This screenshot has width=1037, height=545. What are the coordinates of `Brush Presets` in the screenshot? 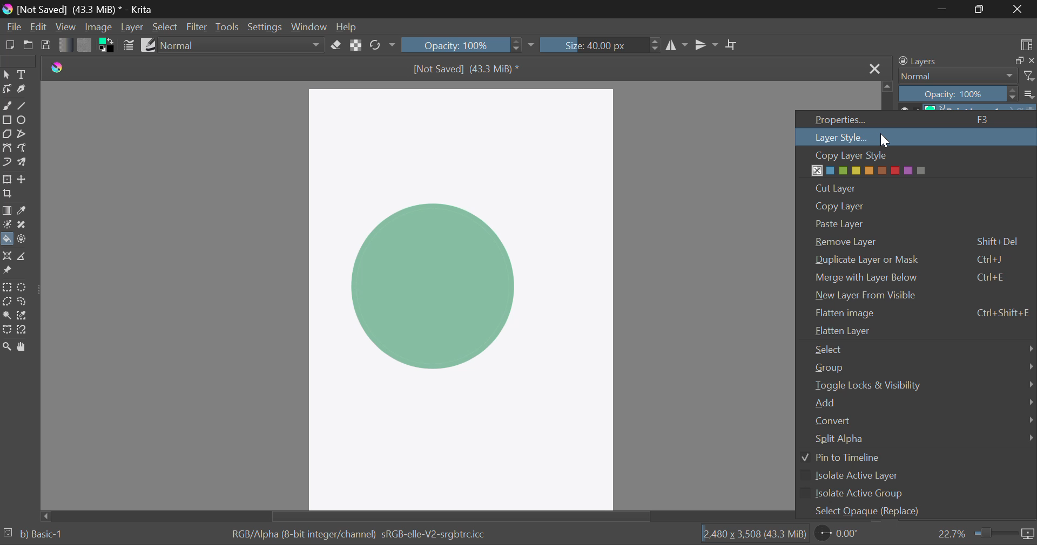 It's located at (149, 44).